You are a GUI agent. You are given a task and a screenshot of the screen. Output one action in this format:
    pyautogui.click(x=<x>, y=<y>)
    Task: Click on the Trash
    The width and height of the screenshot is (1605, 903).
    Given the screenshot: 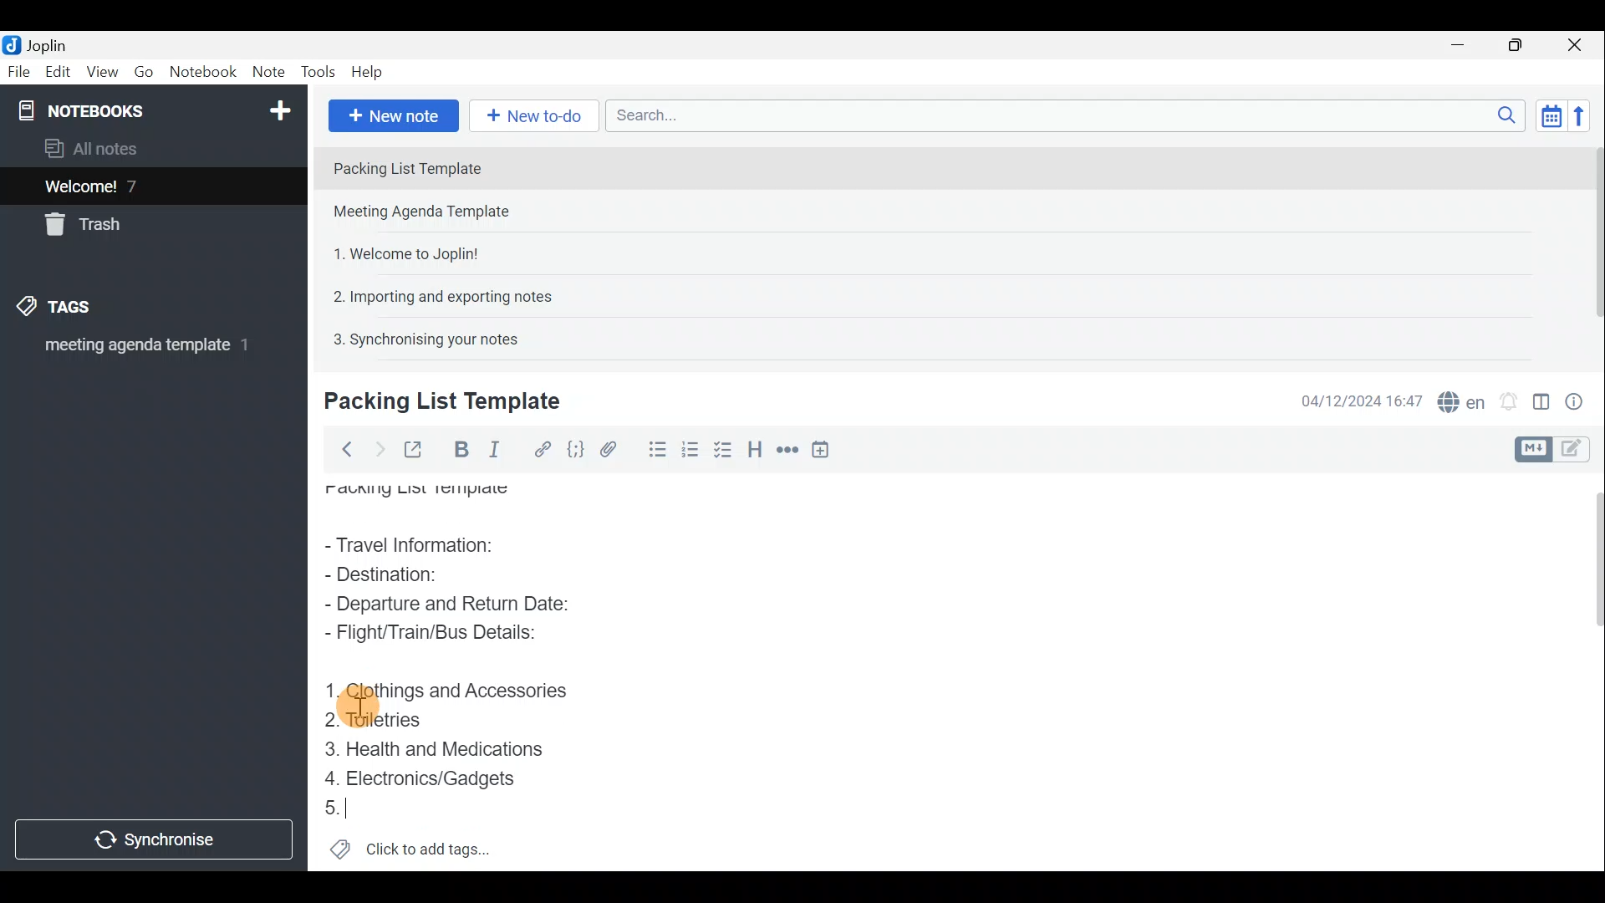 What is the action you would take?
    pyautogui.click(x=89, y=227)
    